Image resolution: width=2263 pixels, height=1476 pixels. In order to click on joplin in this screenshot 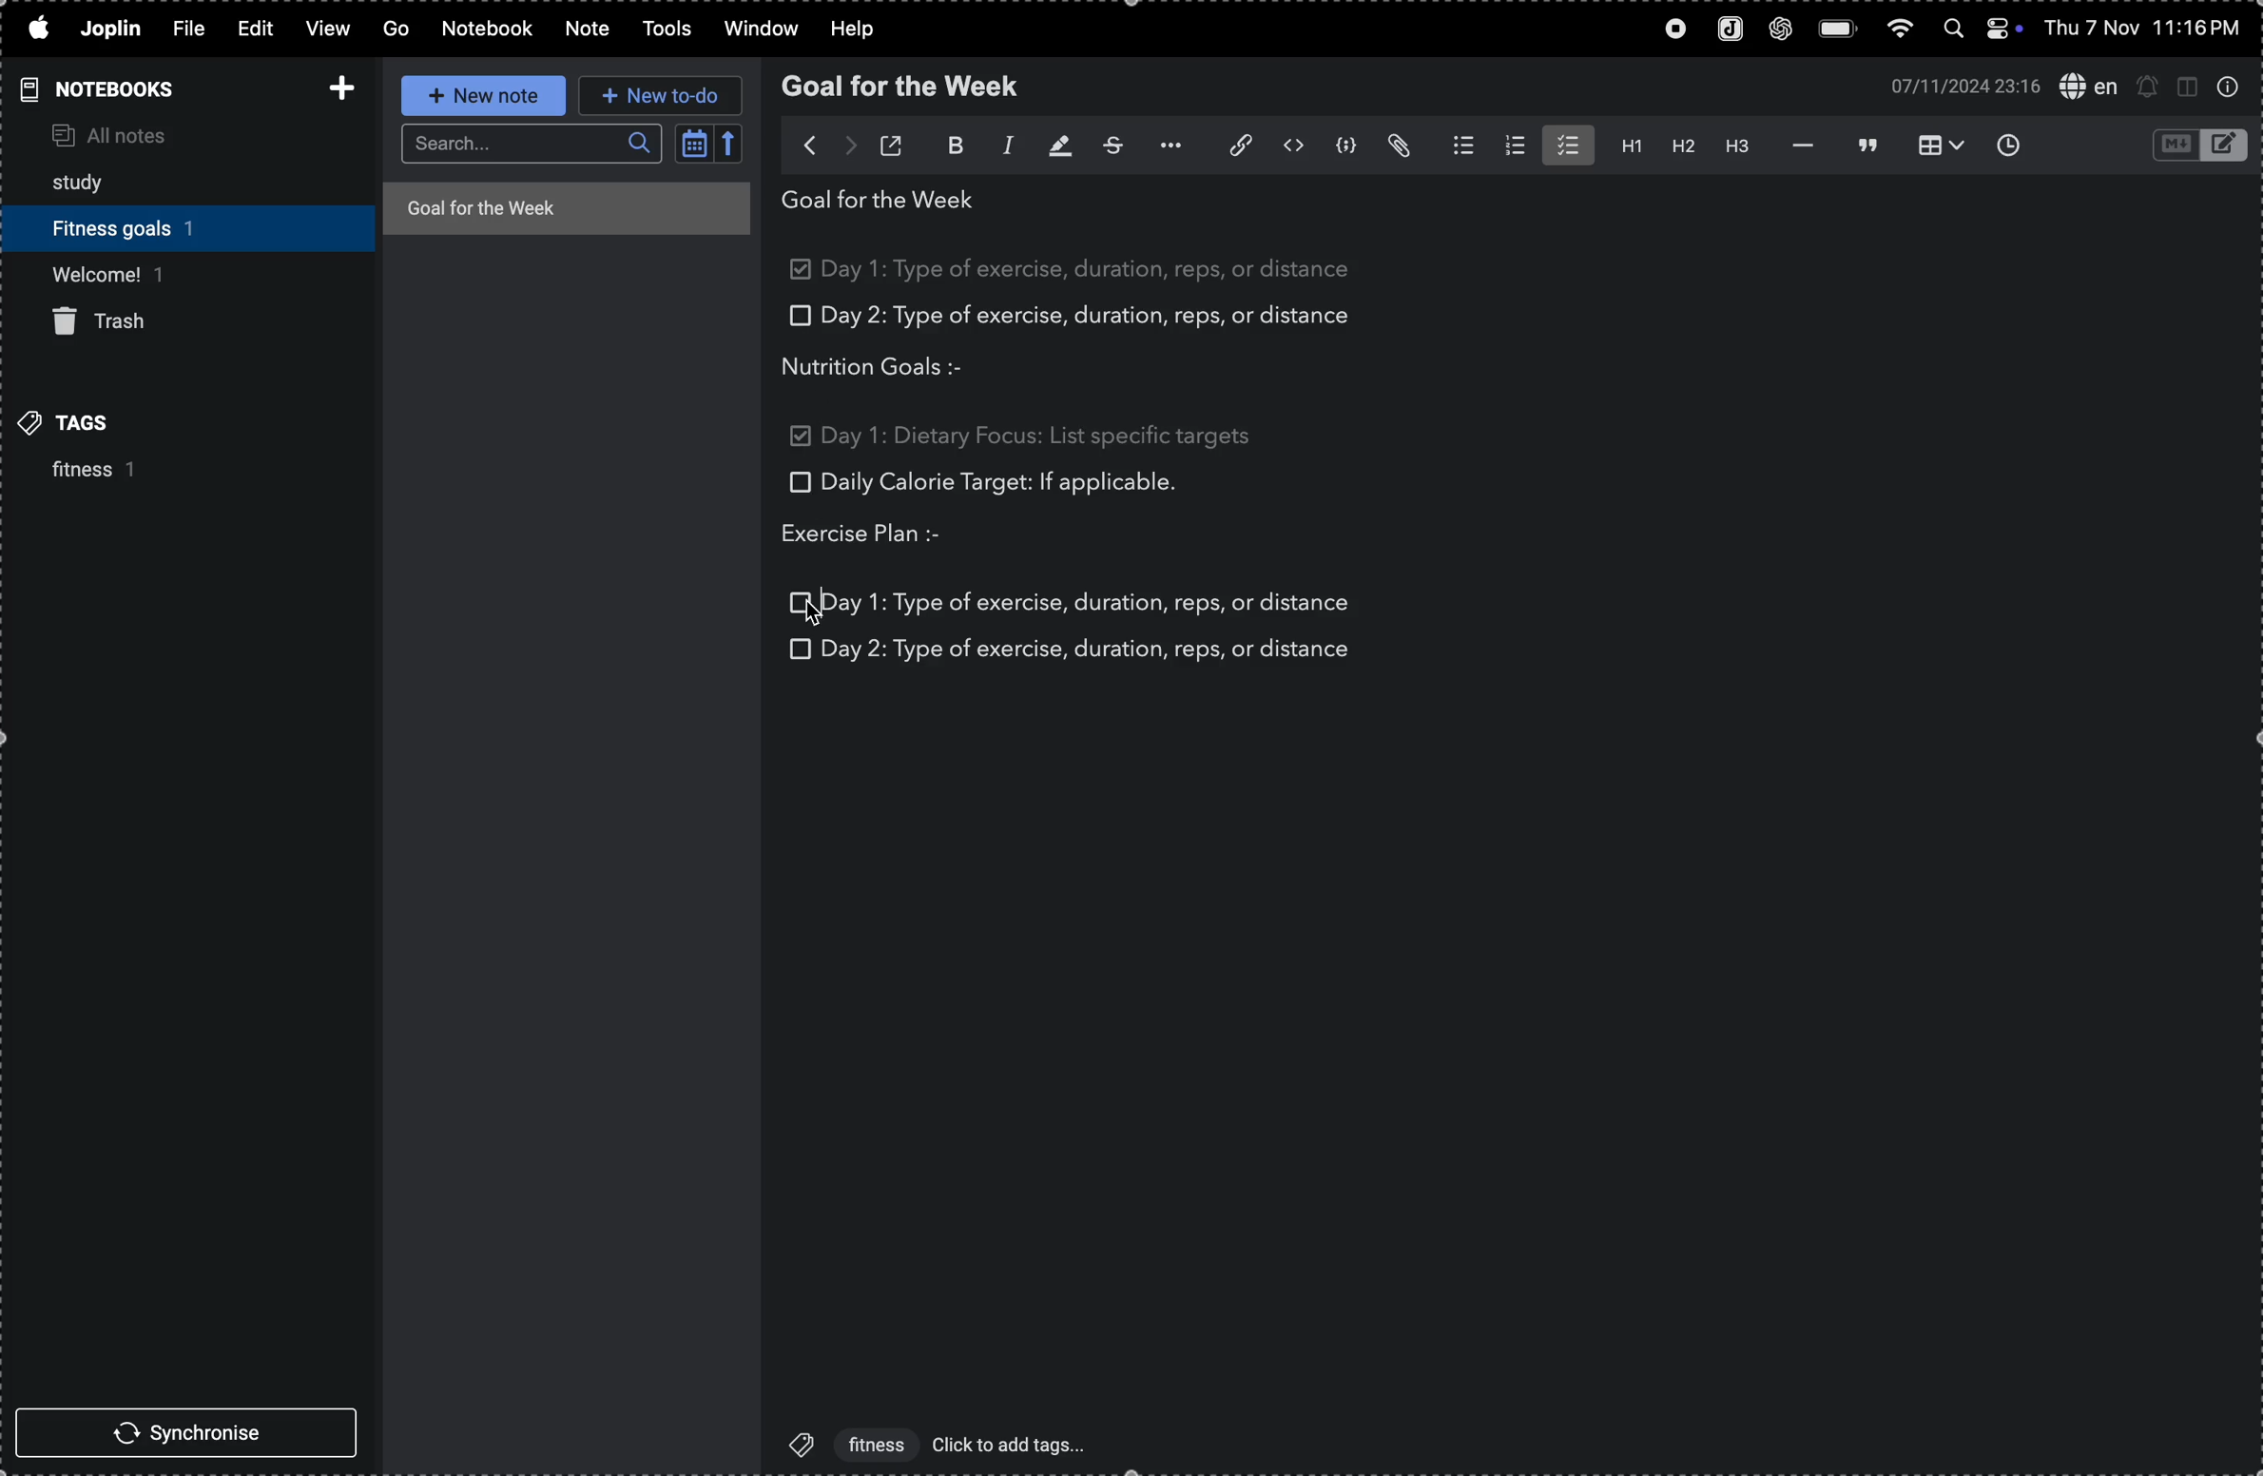, I will do `click(1726, 28)`.